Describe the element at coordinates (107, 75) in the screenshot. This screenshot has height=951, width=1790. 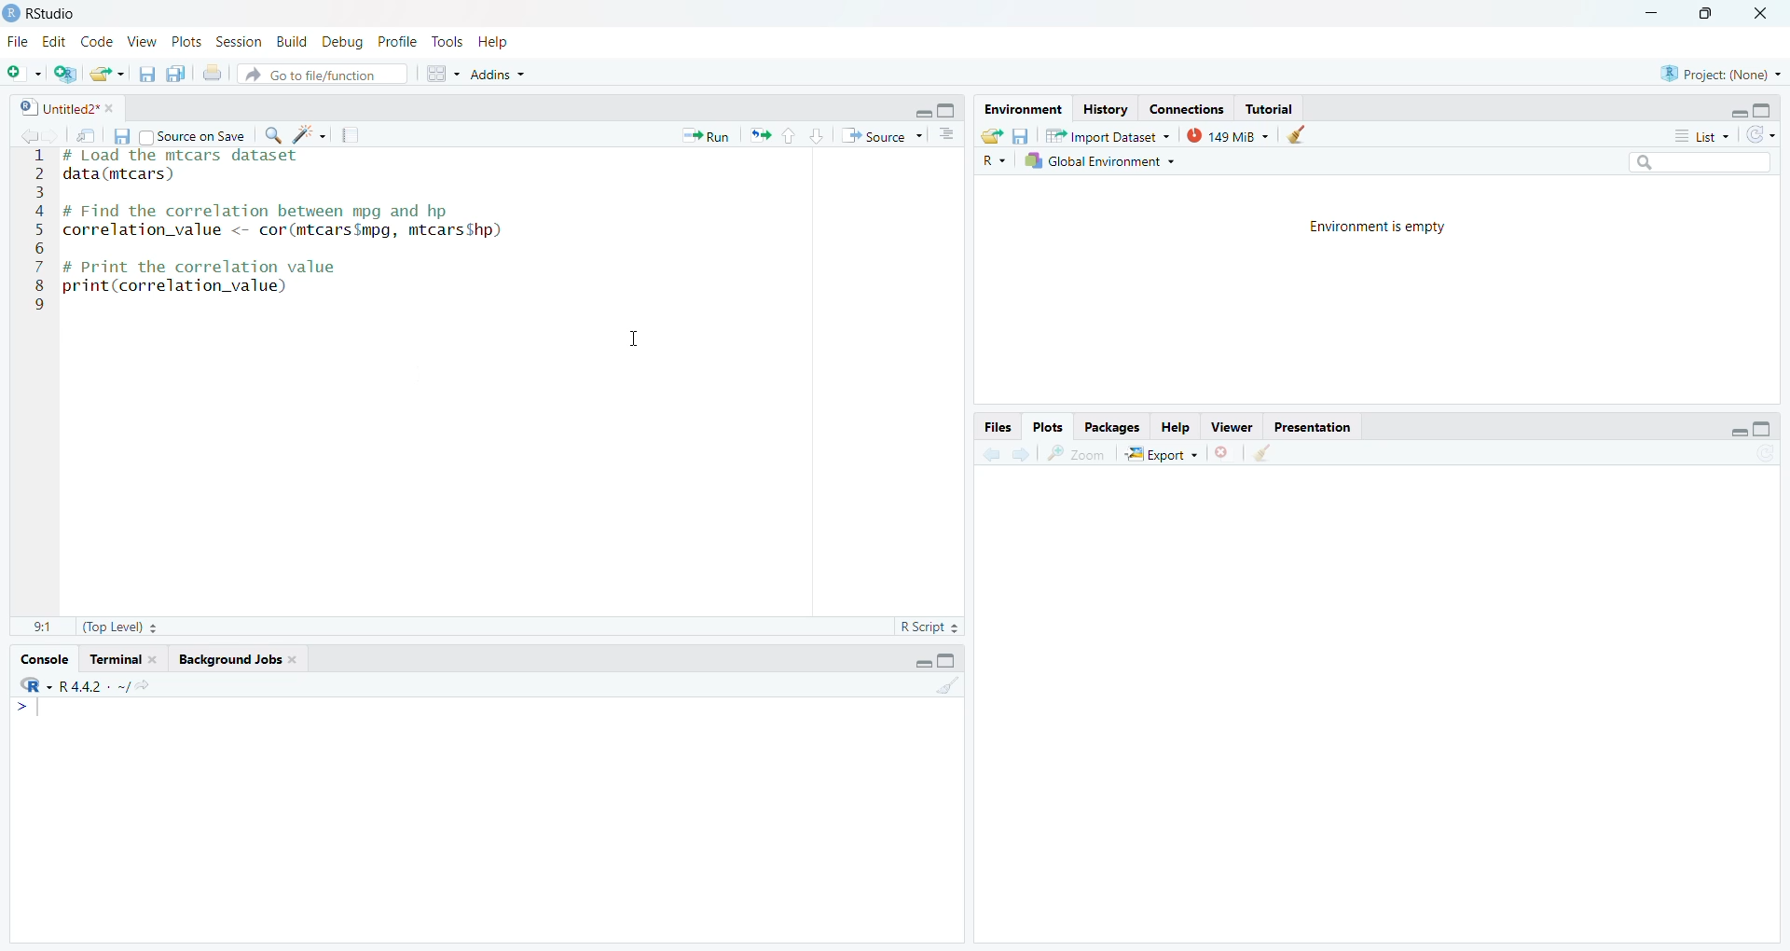
I see `Open an existing file (Ctrl + O)` at that location.